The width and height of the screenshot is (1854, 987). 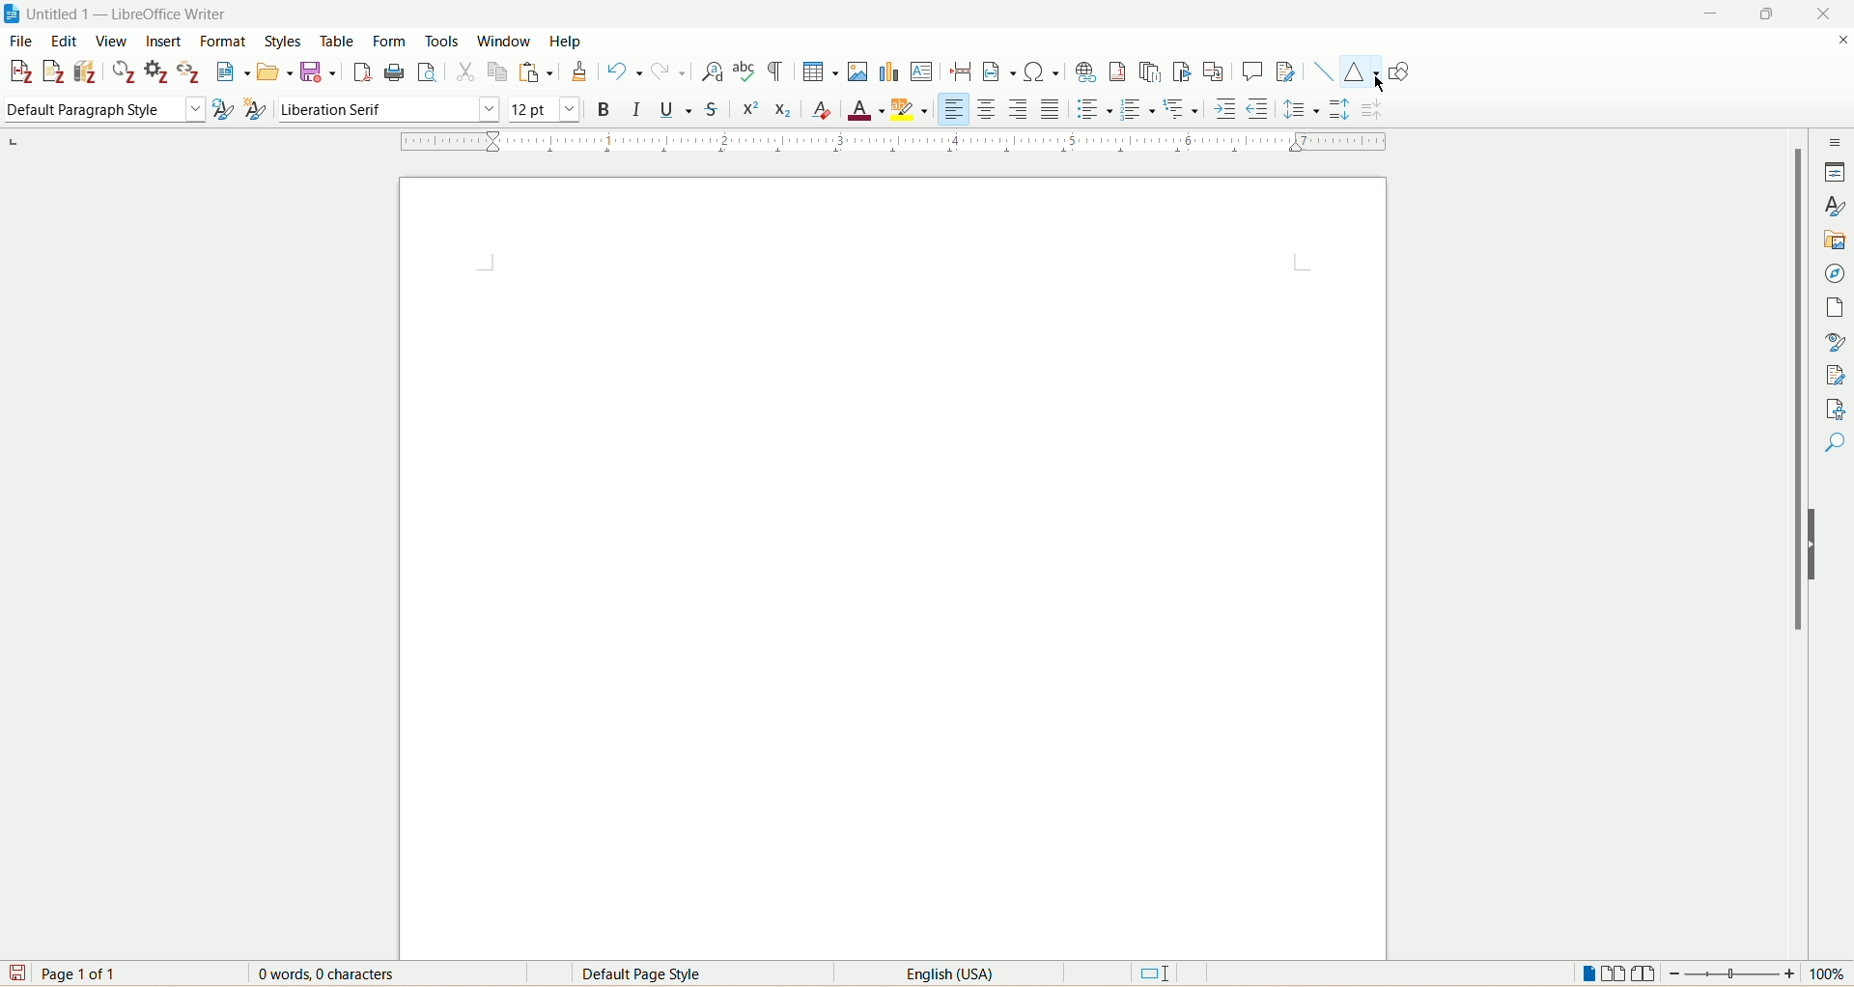 I want to click on styles, so click(x=1837, y=205).